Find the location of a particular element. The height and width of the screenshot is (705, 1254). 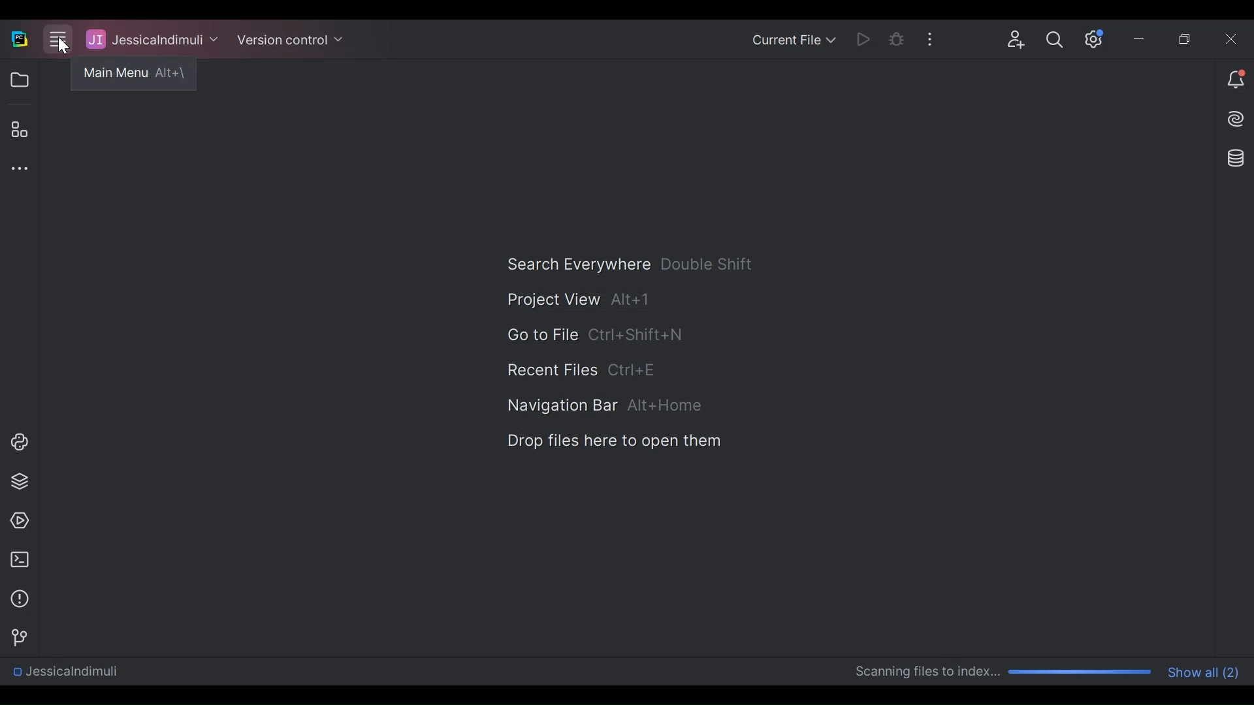

Services is located at coordinates (16, 521).